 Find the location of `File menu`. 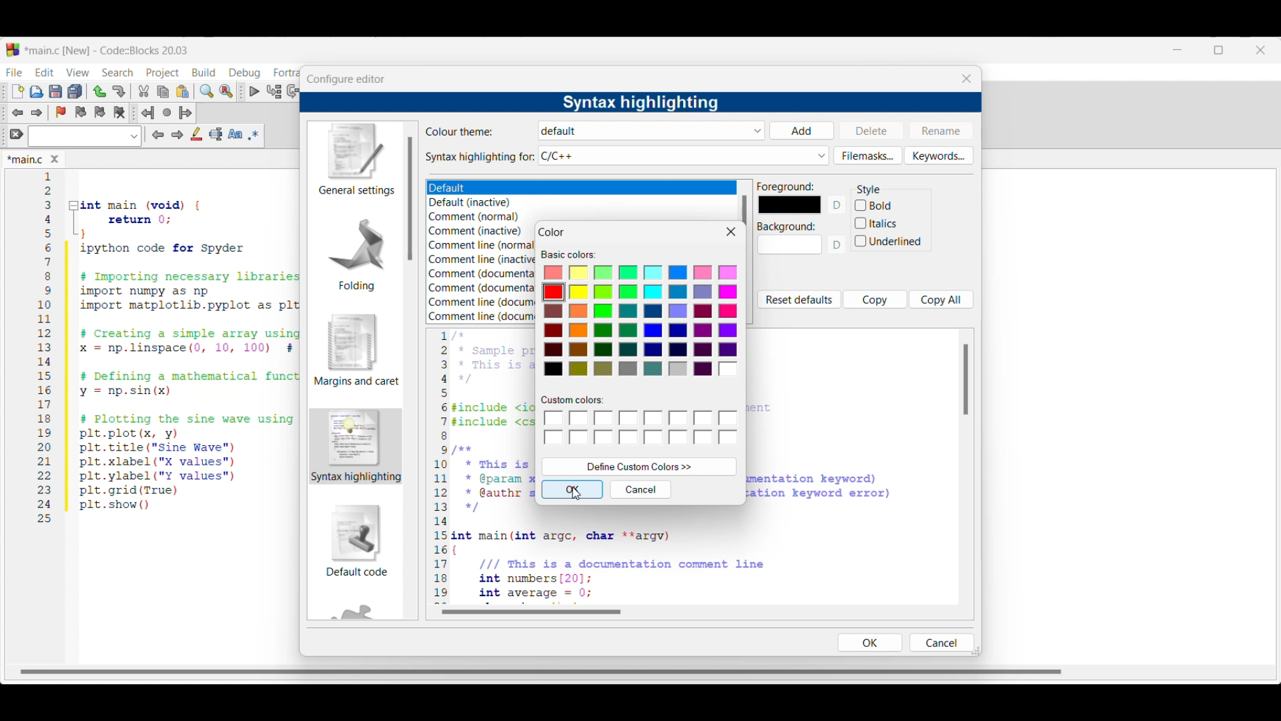

File menu is located at coordinates (14, 72).